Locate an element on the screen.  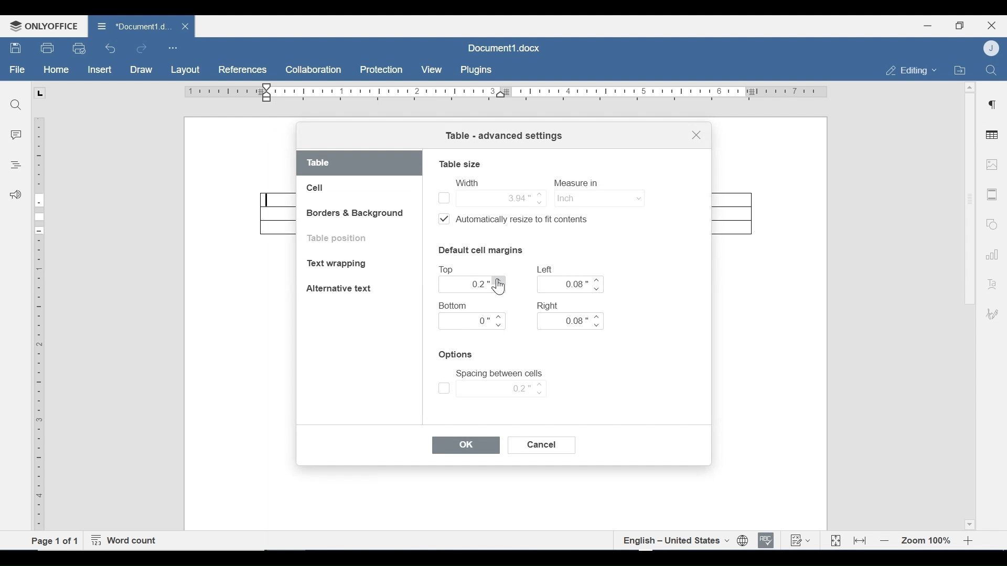
Protection is located at coordinates (381, 70).